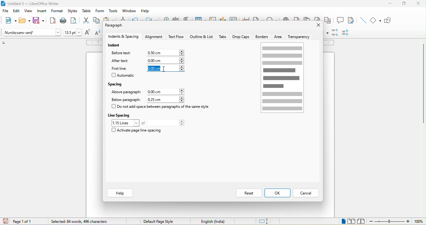  Describe the element at coordinates (278, 37) in the screenshot. I see `area` at that location.